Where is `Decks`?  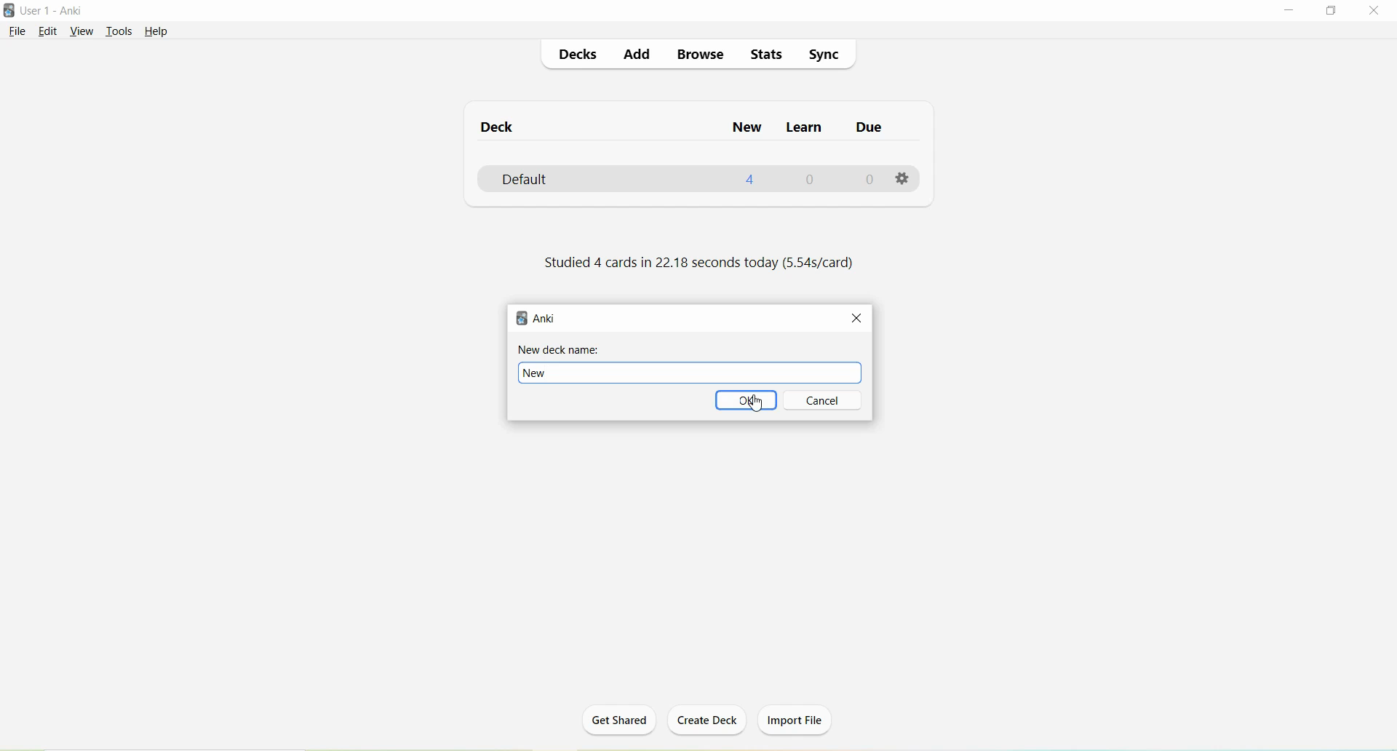 Decks is located at coordinates (577, 55).